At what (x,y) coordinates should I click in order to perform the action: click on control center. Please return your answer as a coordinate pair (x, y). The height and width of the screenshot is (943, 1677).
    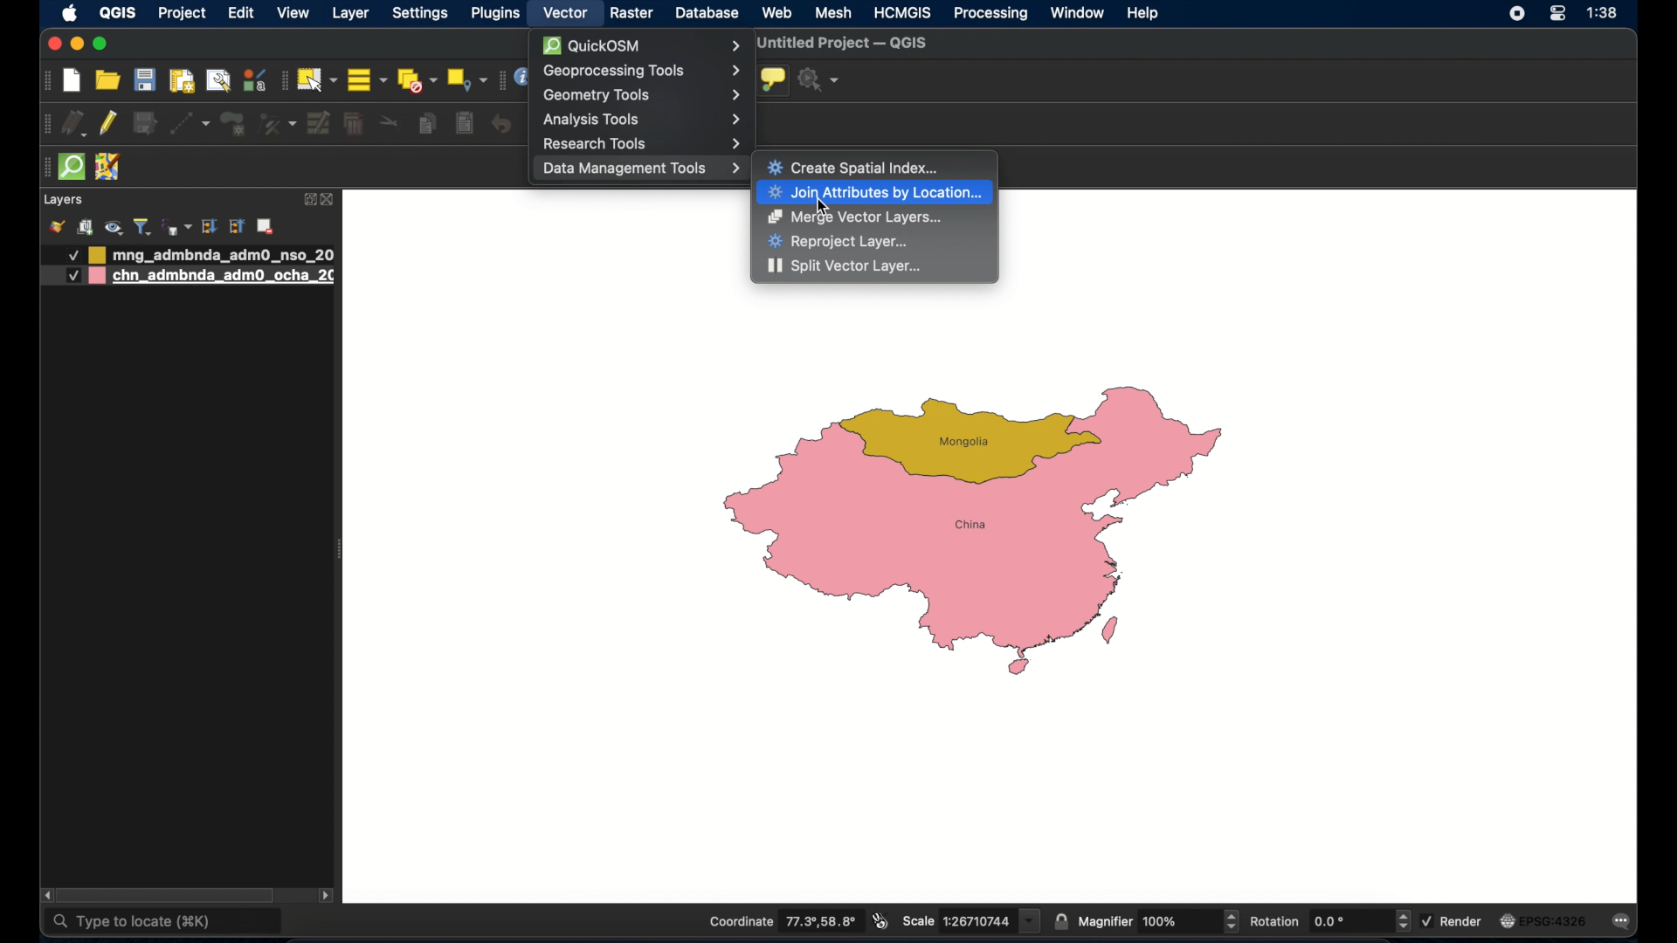
    Looking at the image, I should click on (1558, 13).